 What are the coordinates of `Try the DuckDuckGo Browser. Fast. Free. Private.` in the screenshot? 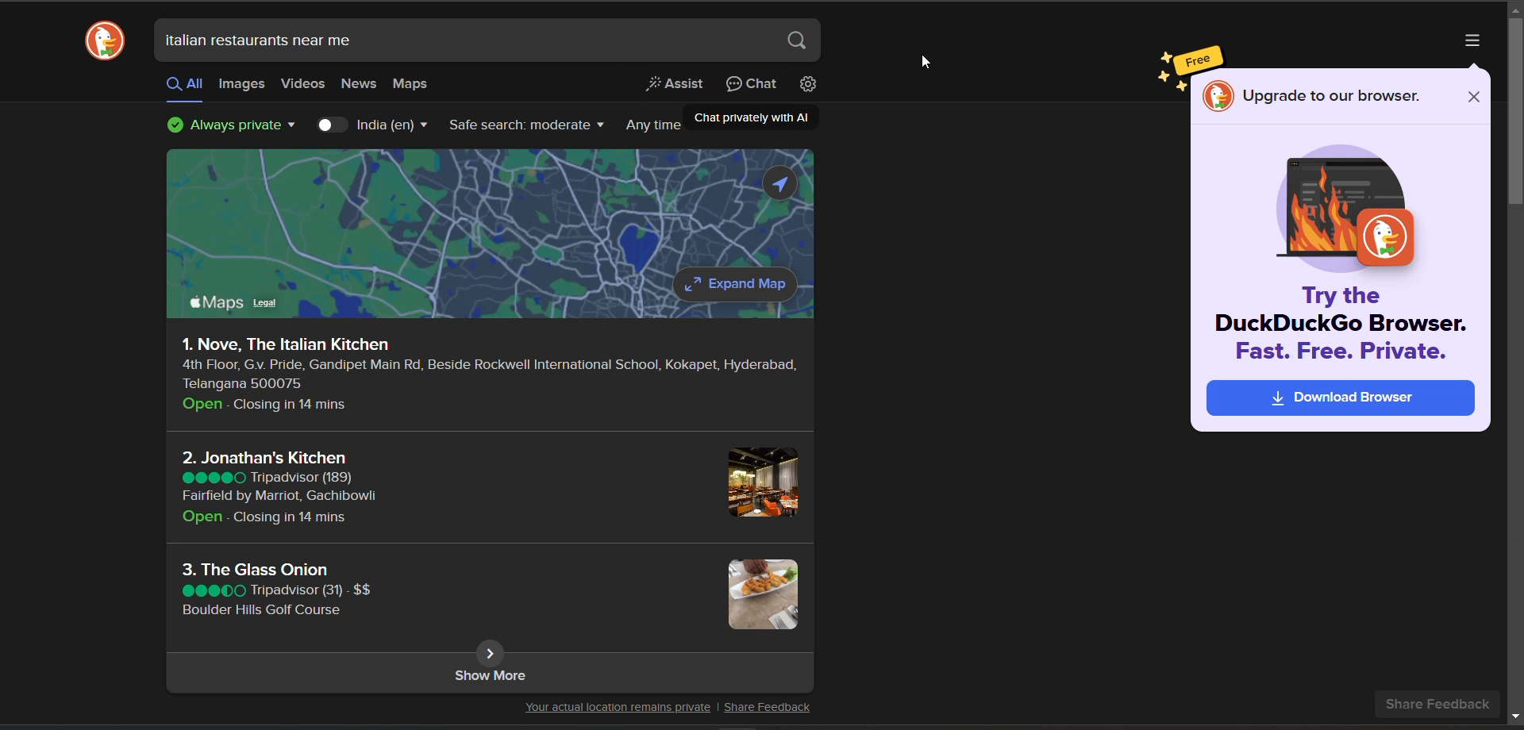 It's located at (1341, 323).